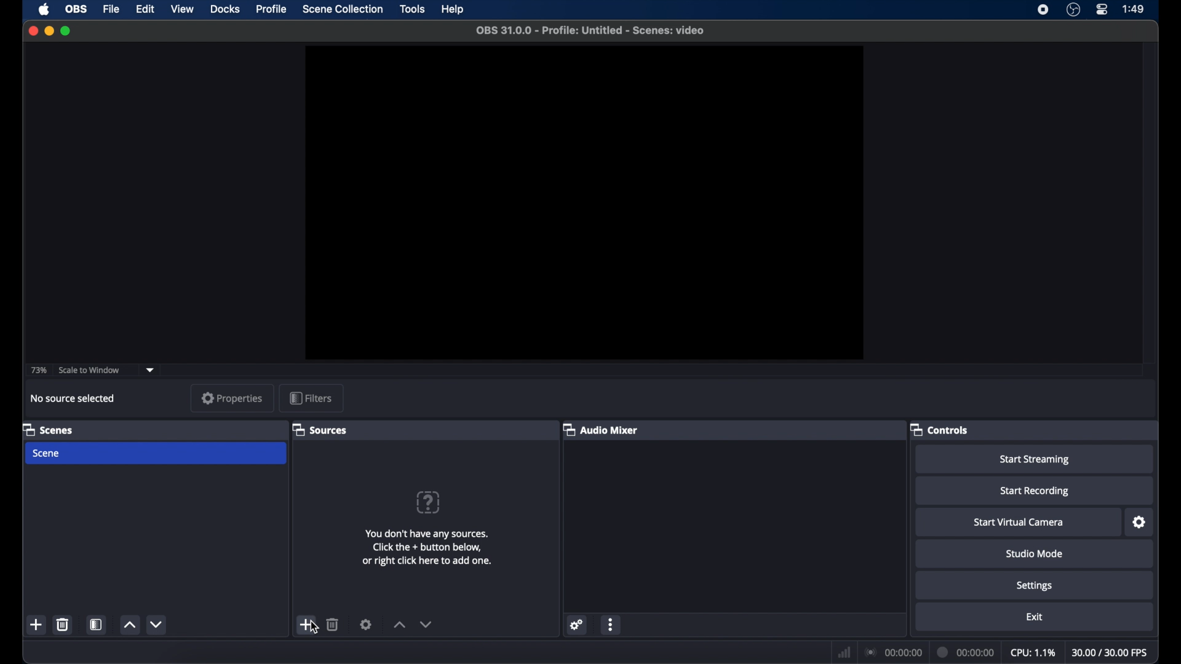 The height and width of the screenshot is (664, 1181). Describe the element at coordinates (1033, 650) in the screenshot. I see `CPU: 1.1%` at that location.